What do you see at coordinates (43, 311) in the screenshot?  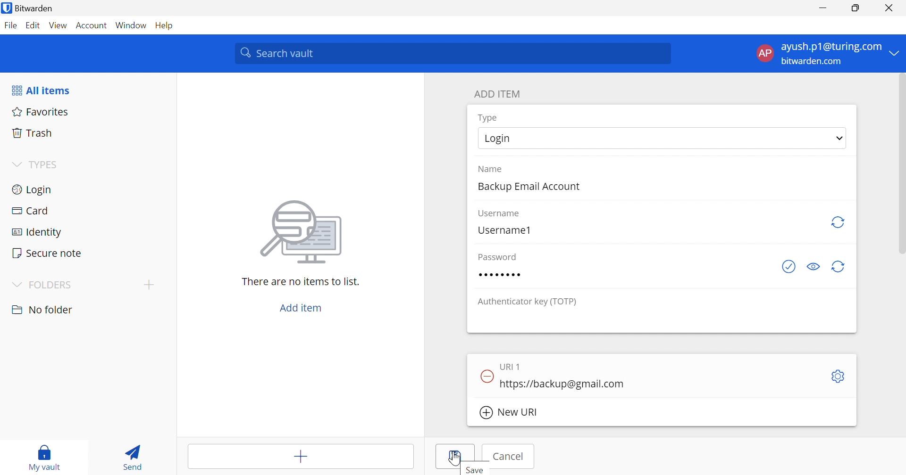 I see `No folder` at bounding box center [43, 311].